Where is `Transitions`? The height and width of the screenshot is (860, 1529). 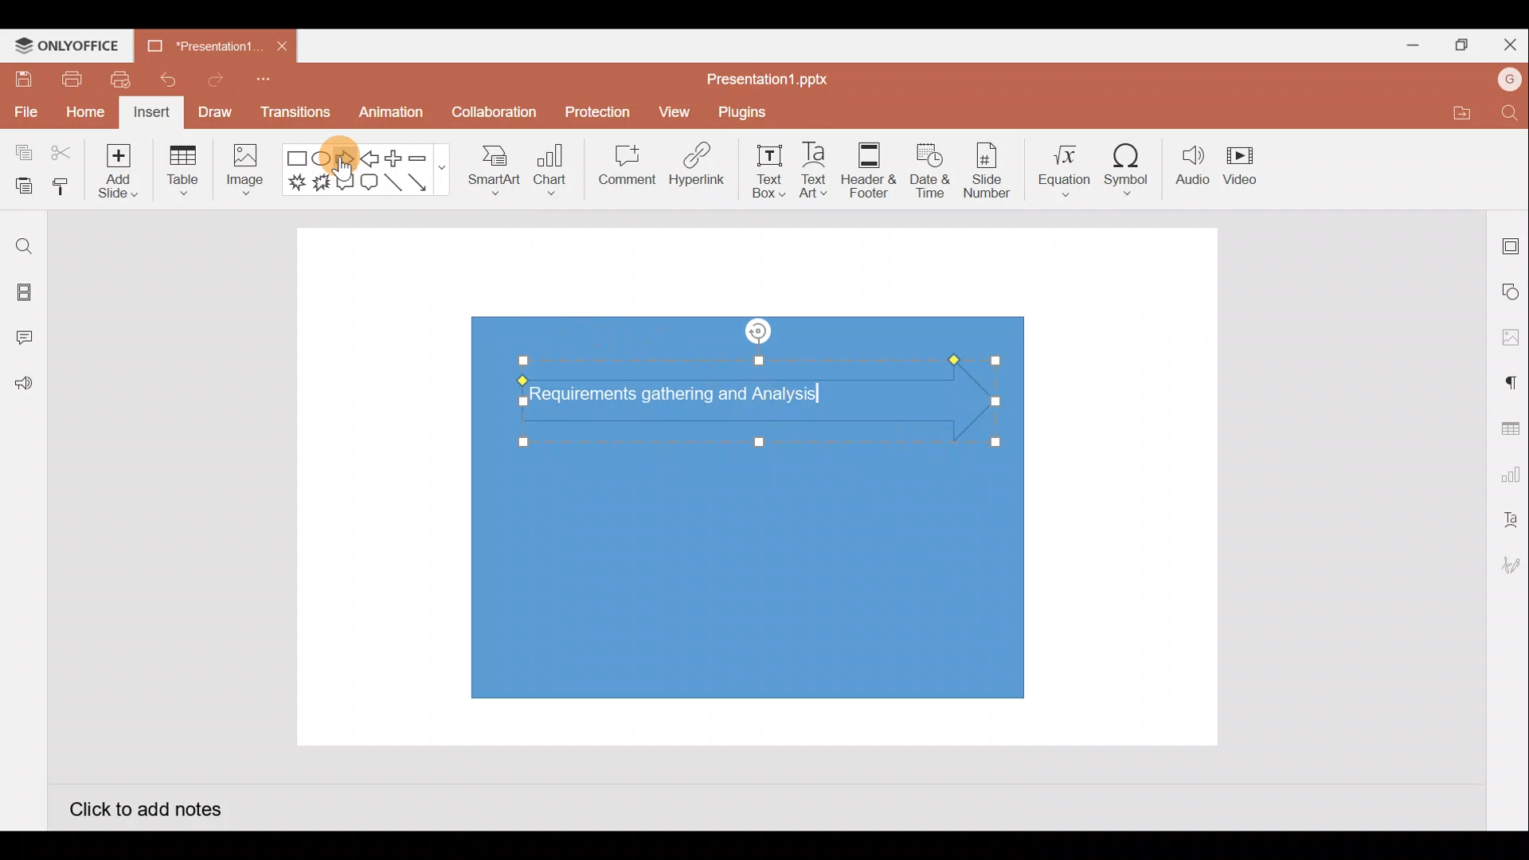
Transitions is located at coordinates (296, 116).